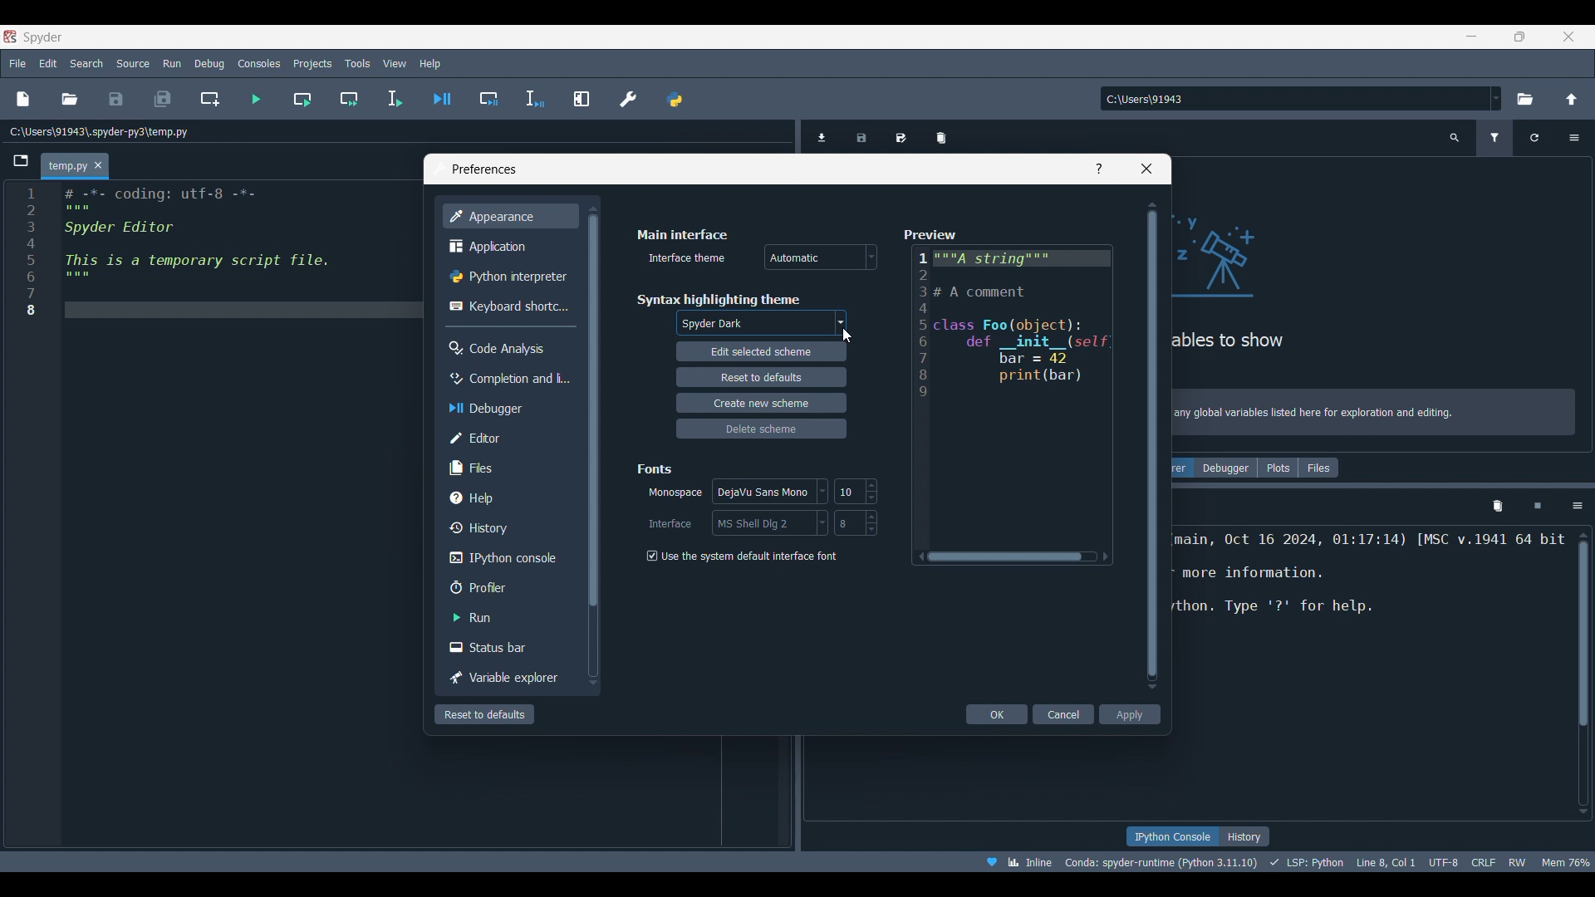  What do you see at coordinates (507, 647) in the screenshot?
I see `Status bar` at bounding box center [507, 647].